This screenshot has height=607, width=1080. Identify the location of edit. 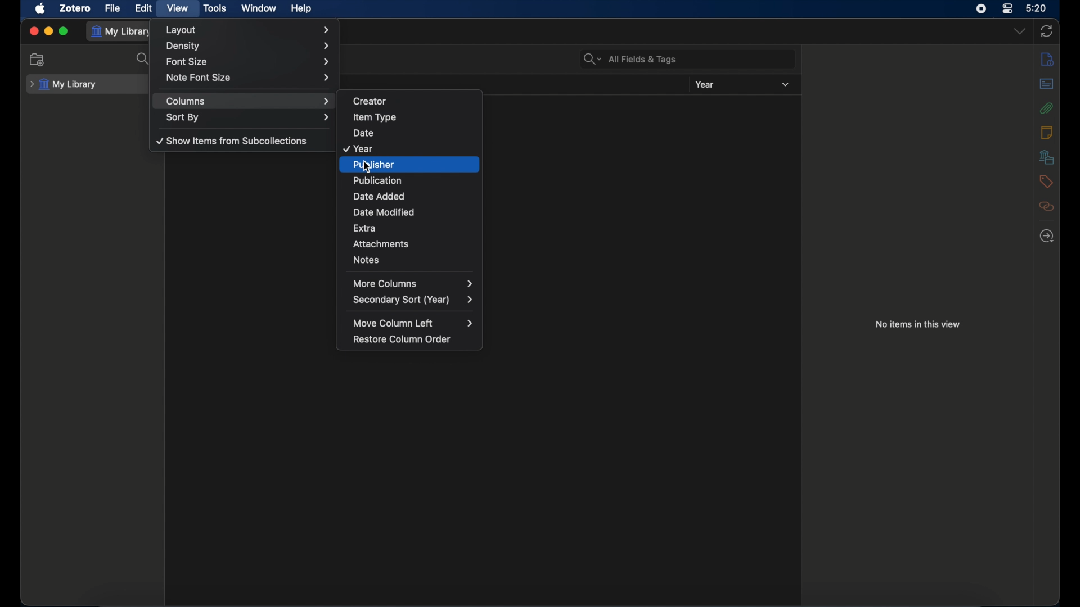
(145, 8).